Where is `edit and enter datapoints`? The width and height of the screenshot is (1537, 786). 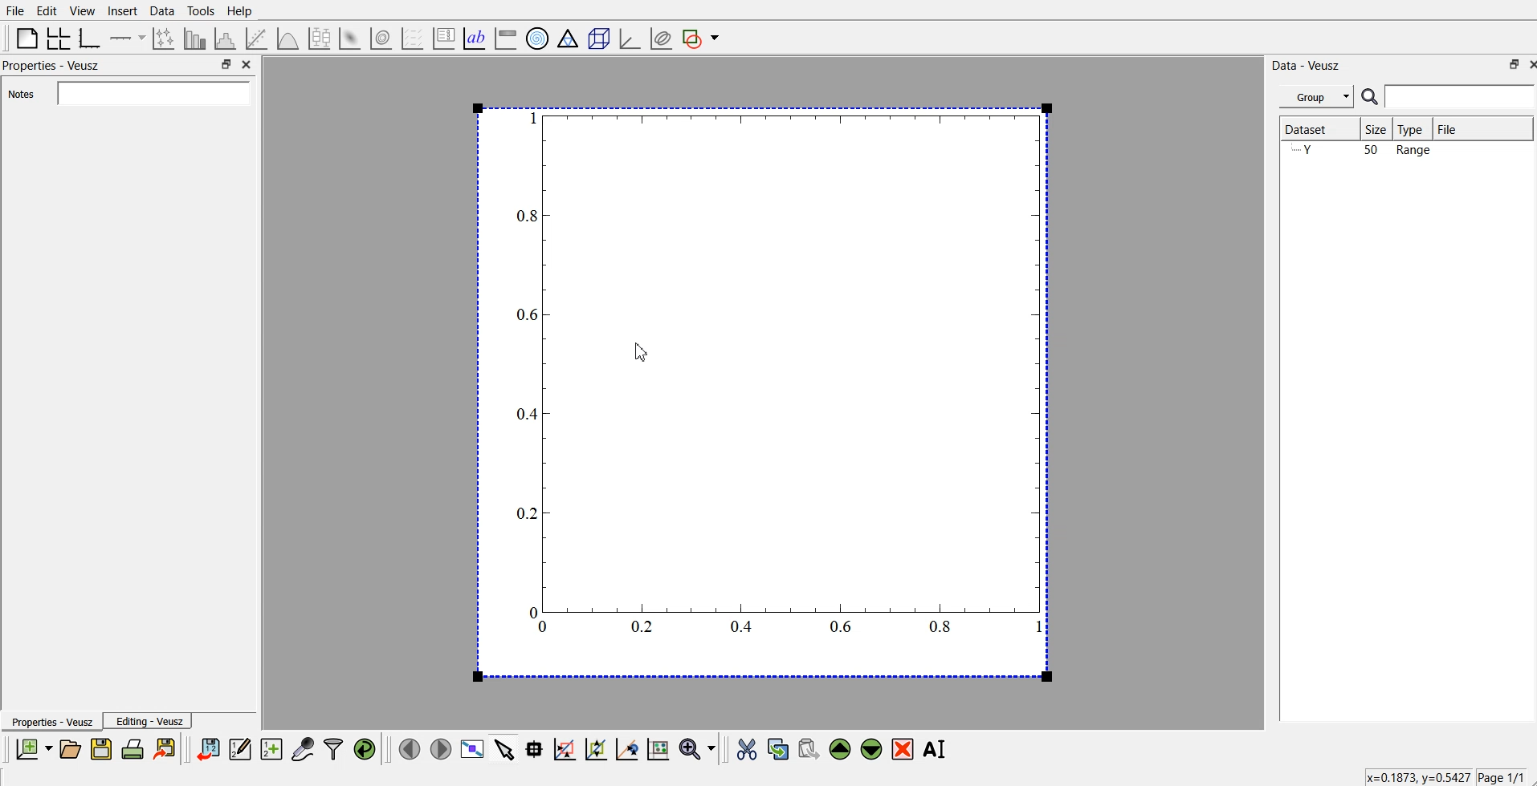 edit and enter datapoints is located at coordinates (241, 750).